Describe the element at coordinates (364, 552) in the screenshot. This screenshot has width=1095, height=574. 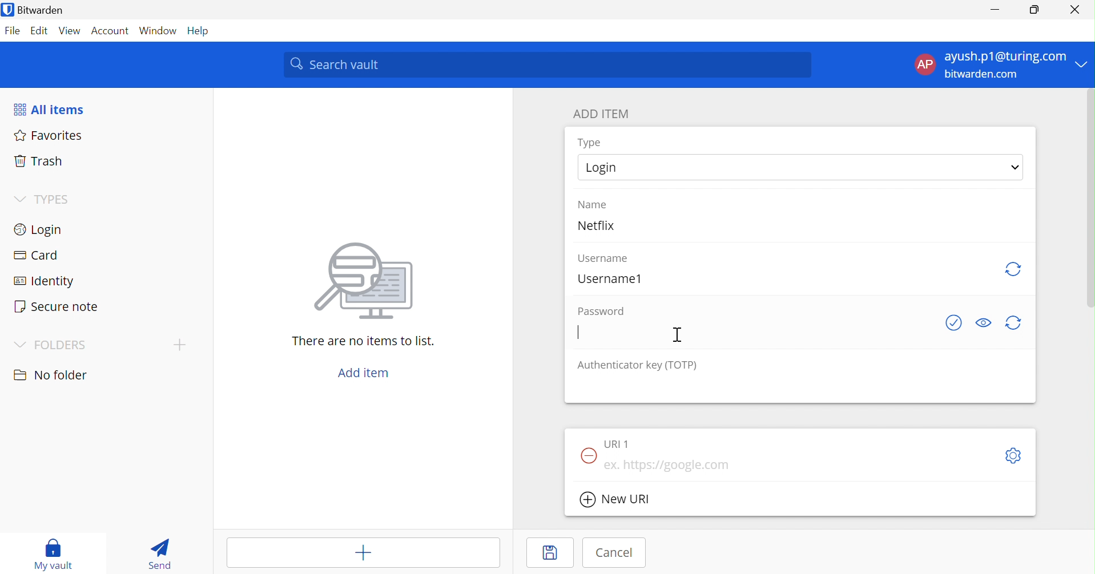
I see `Add item` at that location.